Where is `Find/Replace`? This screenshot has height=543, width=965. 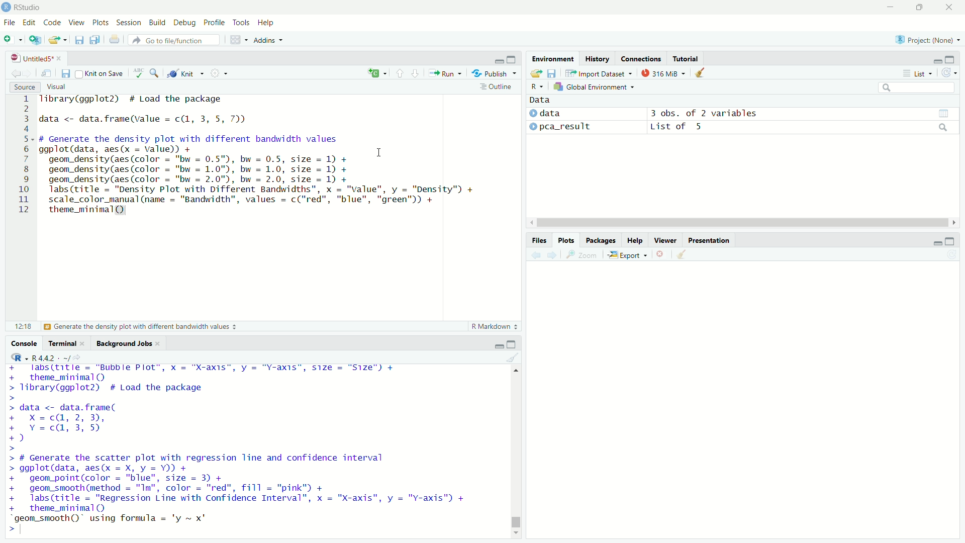
Find/Replace is located at coordinates (154, 72).